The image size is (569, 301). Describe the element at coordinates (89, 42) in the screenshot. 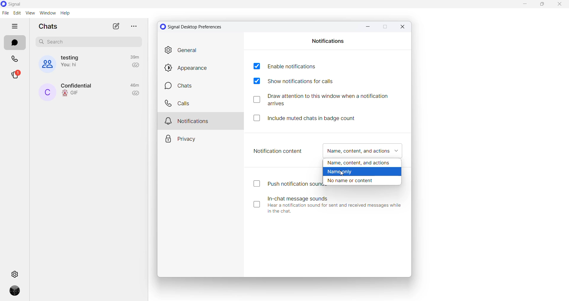

I see `search chat` at that location.